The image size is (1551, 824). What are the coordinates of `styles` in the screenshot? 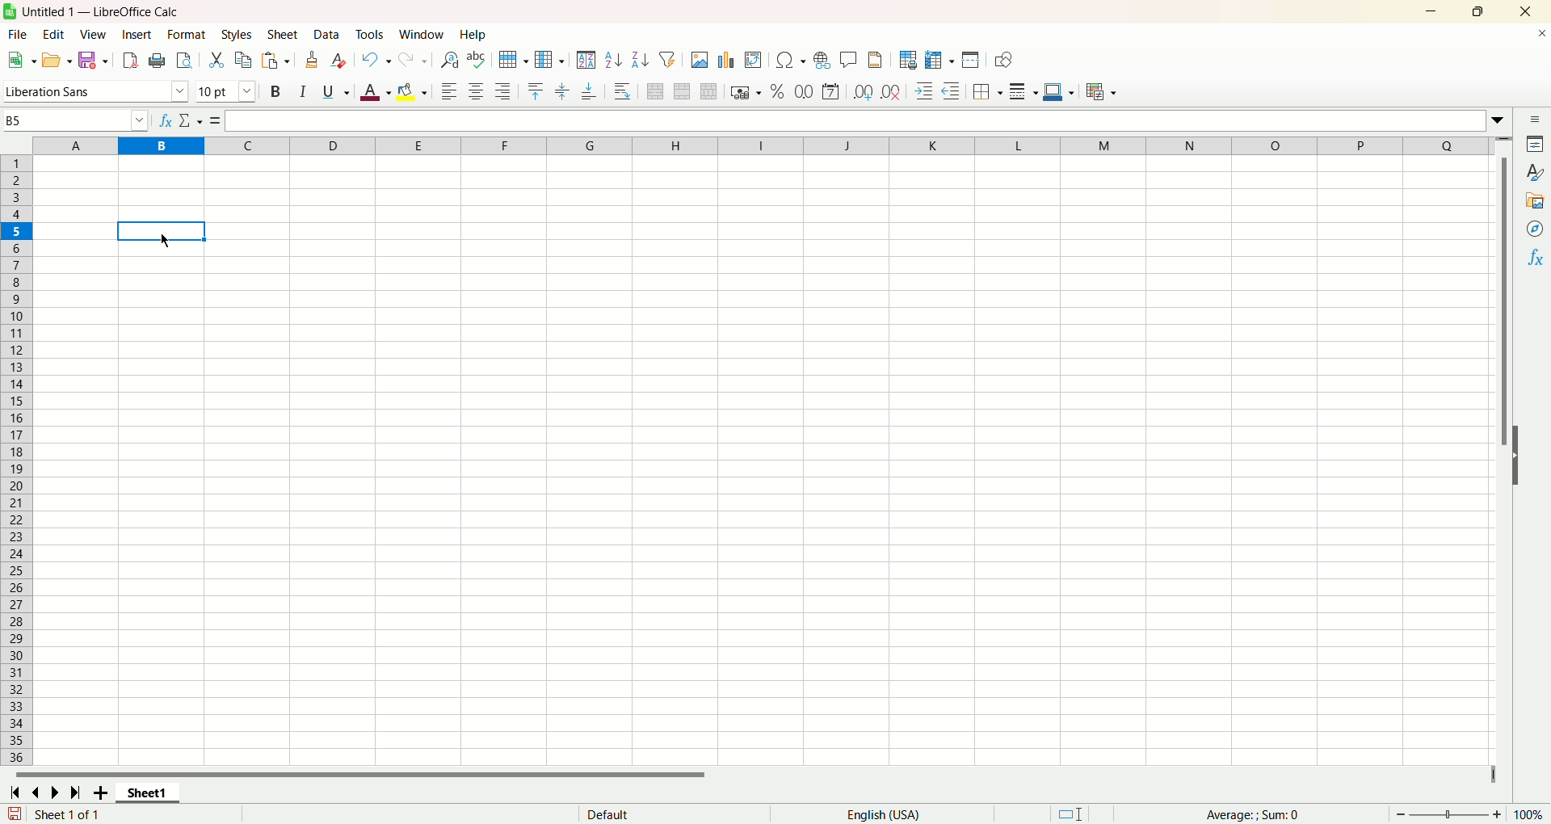 It's located at (237, 35).